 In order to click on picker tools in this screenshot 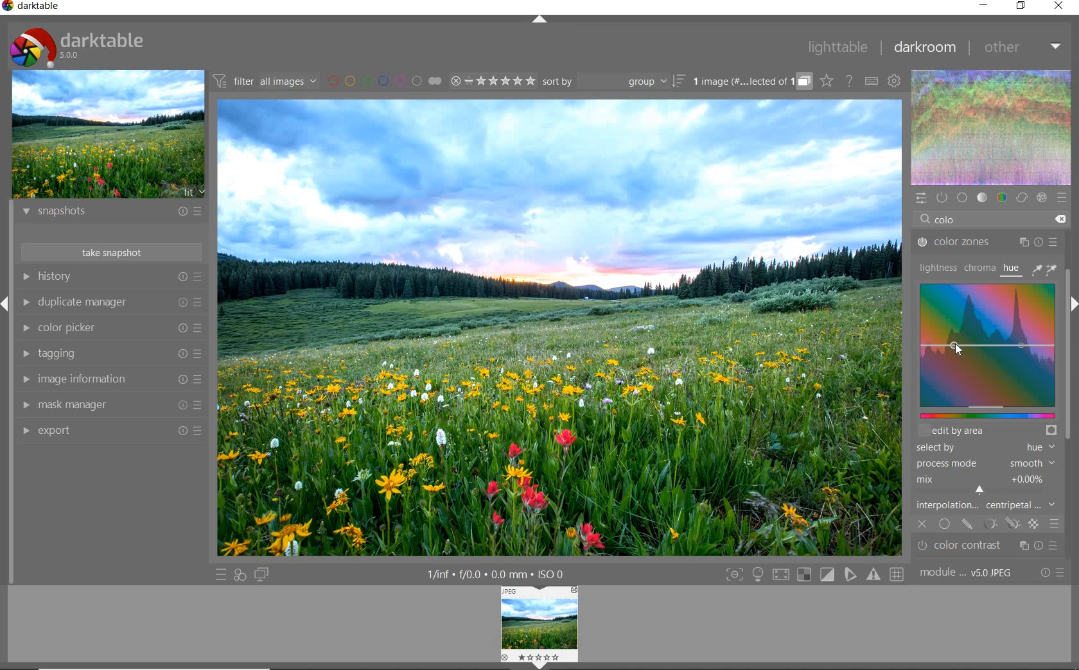, I will do `click(1046, 269)`.